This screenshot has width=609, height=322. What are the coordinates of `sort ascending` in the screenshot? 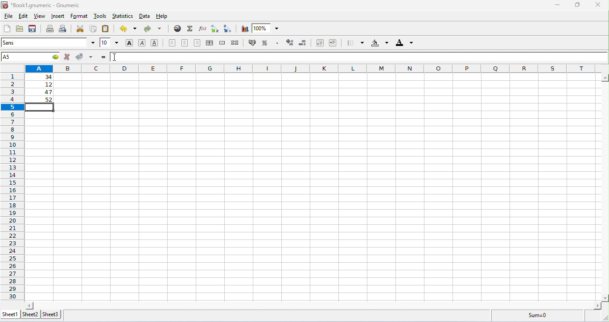 It's located at (215, 29).